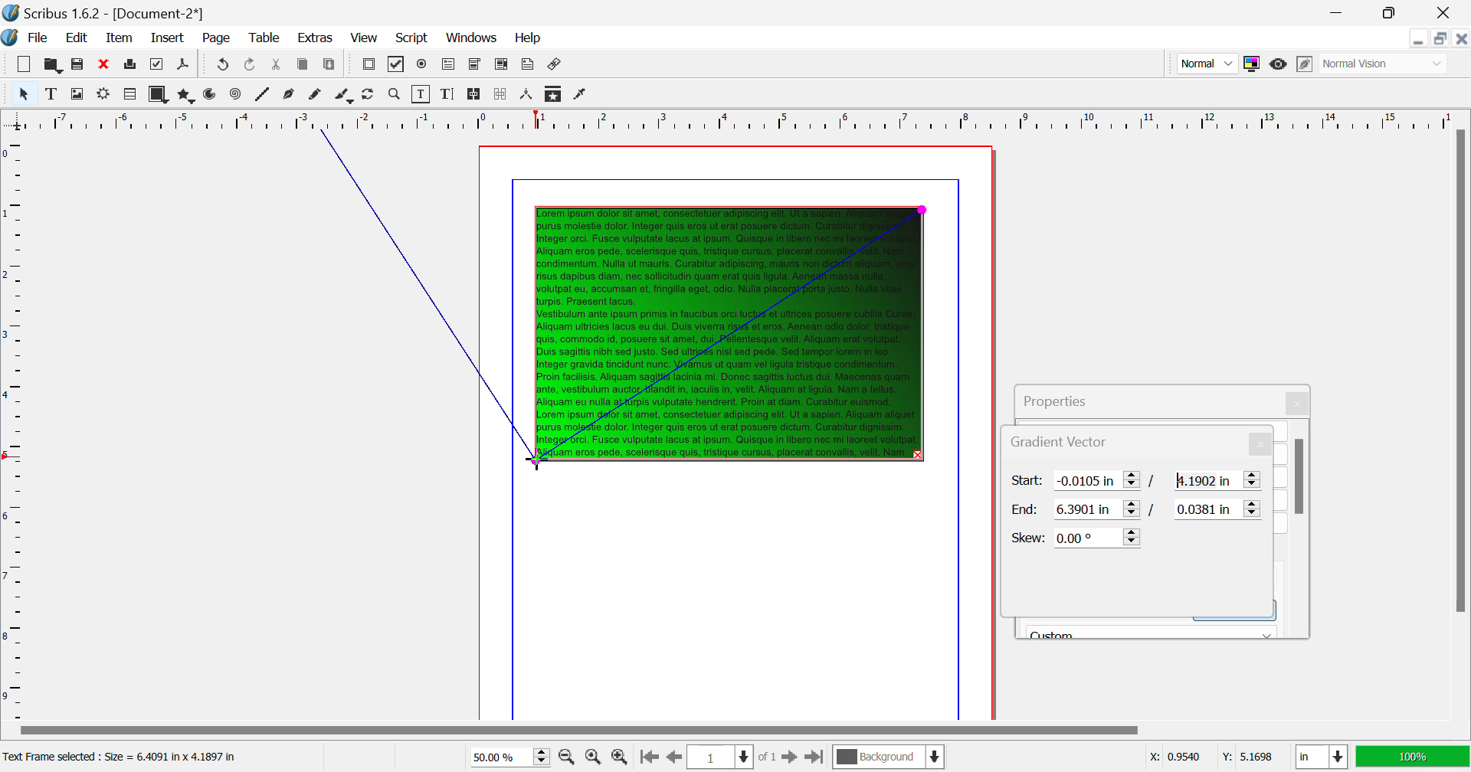  I want to click on Help, so click(529, 38).